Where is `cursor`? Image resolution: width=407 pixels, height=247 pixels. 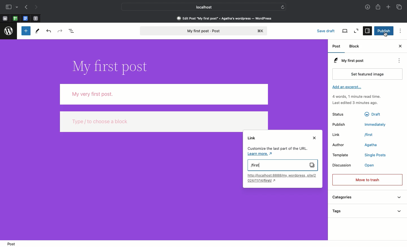
cursor is located at coordinates (387, 34).